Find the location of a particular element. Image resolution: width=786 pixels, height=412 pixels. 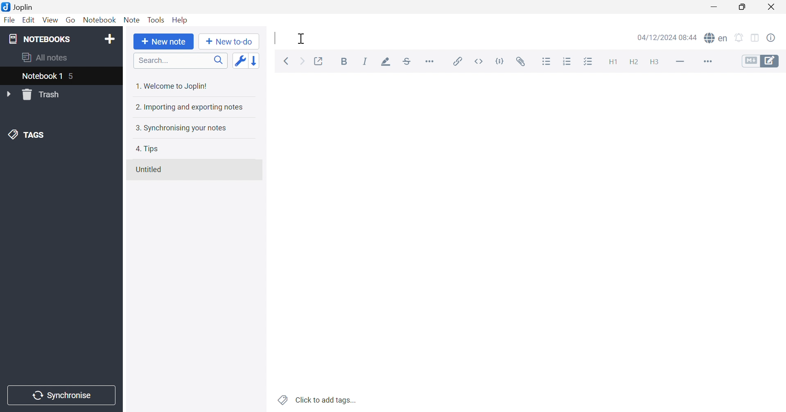

3. Synchronising your notes is located at coordinates (183, 129).